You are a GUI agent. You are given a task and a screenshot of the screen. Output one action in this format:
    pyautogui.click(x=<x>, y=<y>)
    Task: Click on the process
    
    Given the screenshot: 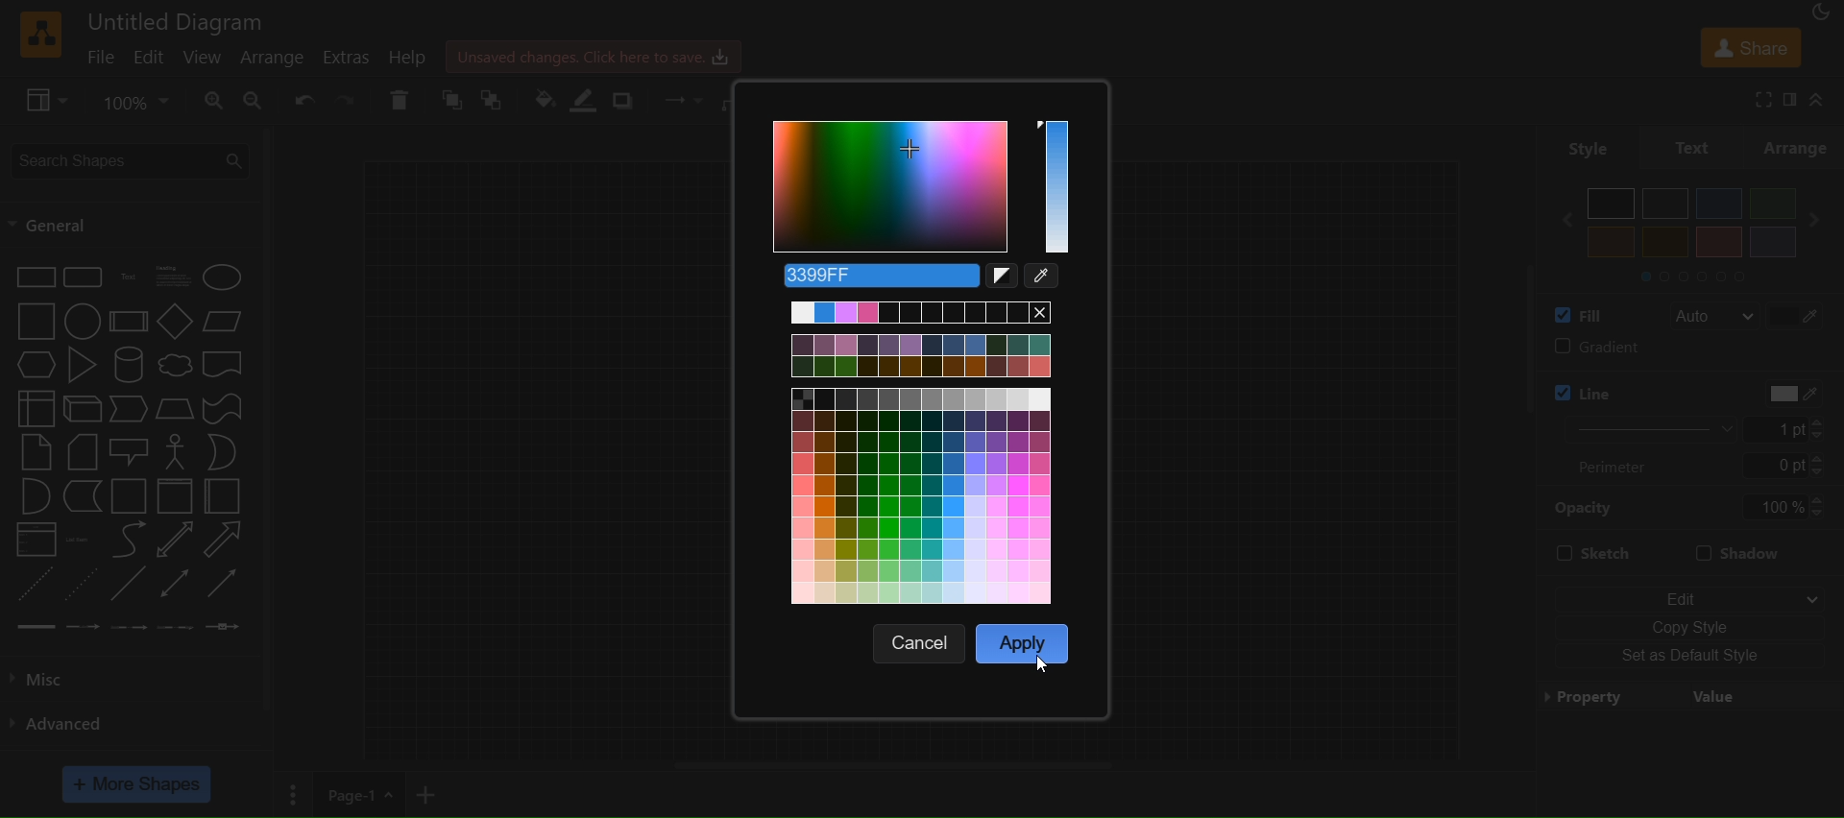 What is the action you would take?
    pyautogui.click(x=129, y=322)
    